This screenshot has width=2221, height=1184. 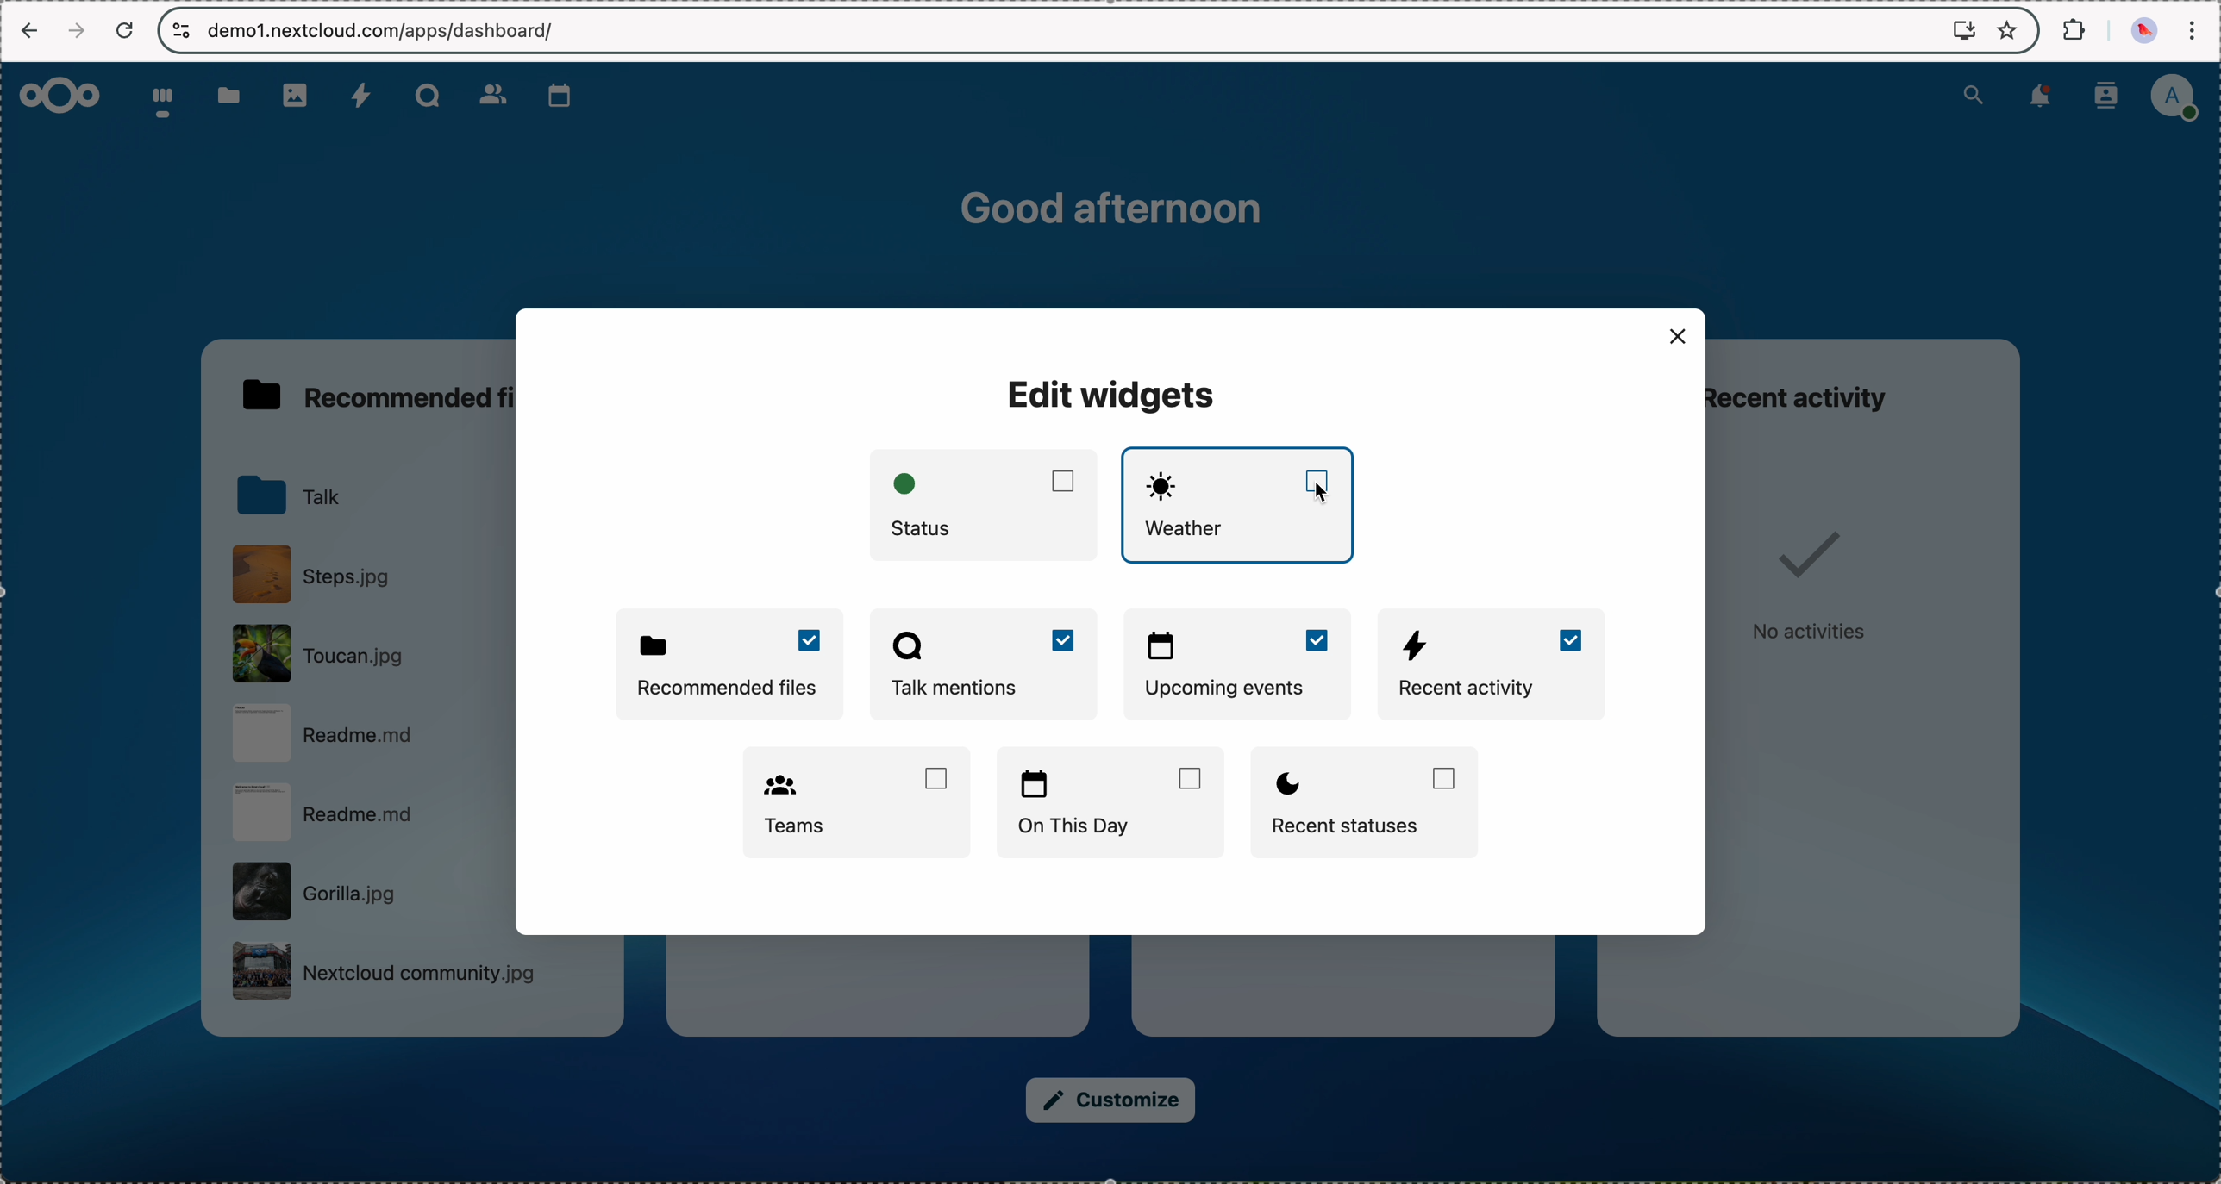 What do you see at coordinates (855, 803) in the screenshot?
I see `Teams` at bounding box center [855, 803].